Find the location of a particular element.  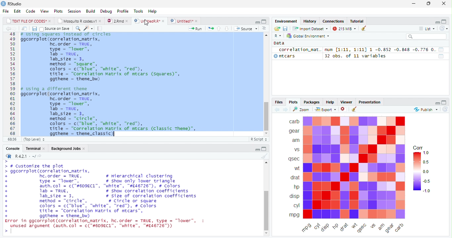

clear current plot is located at coordinates (342, 109).